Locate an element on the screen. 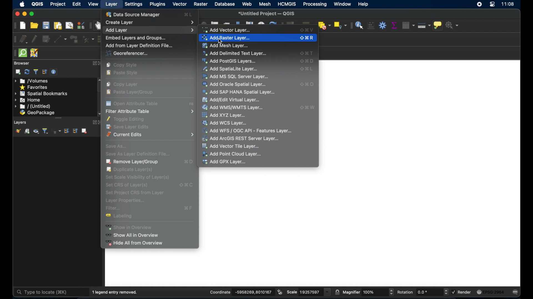 The height and width of the screenshot is (299, 533). set csr of layers is located at coordinates (128, 185).